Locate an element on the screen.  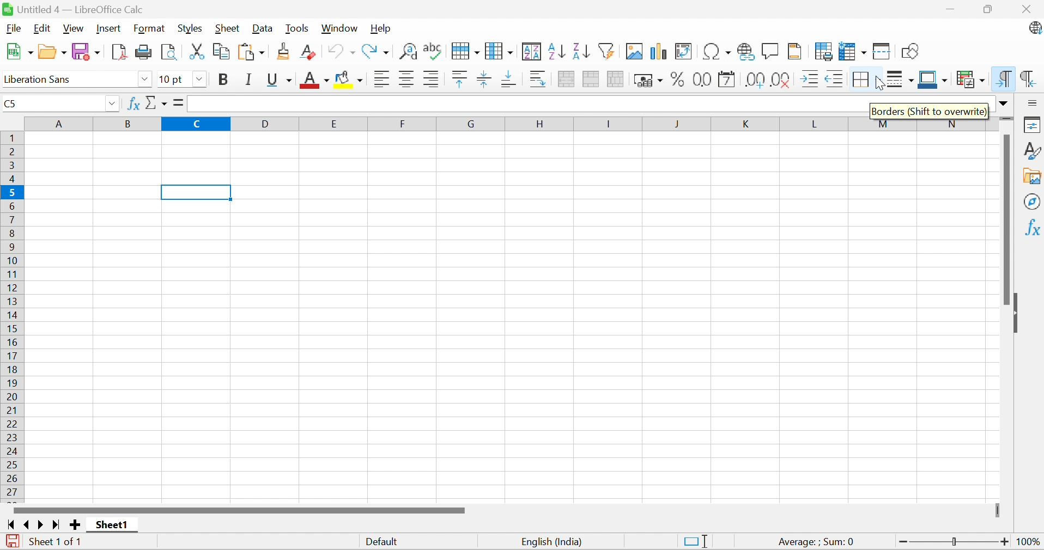
Freeze Rows and Columns is located at coordinates (853, 51).